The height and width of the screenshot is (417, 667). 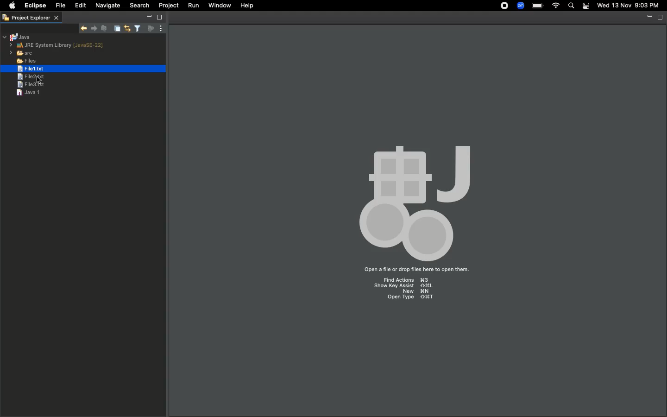 I want to click on View menu, so click(x=160, y=29).